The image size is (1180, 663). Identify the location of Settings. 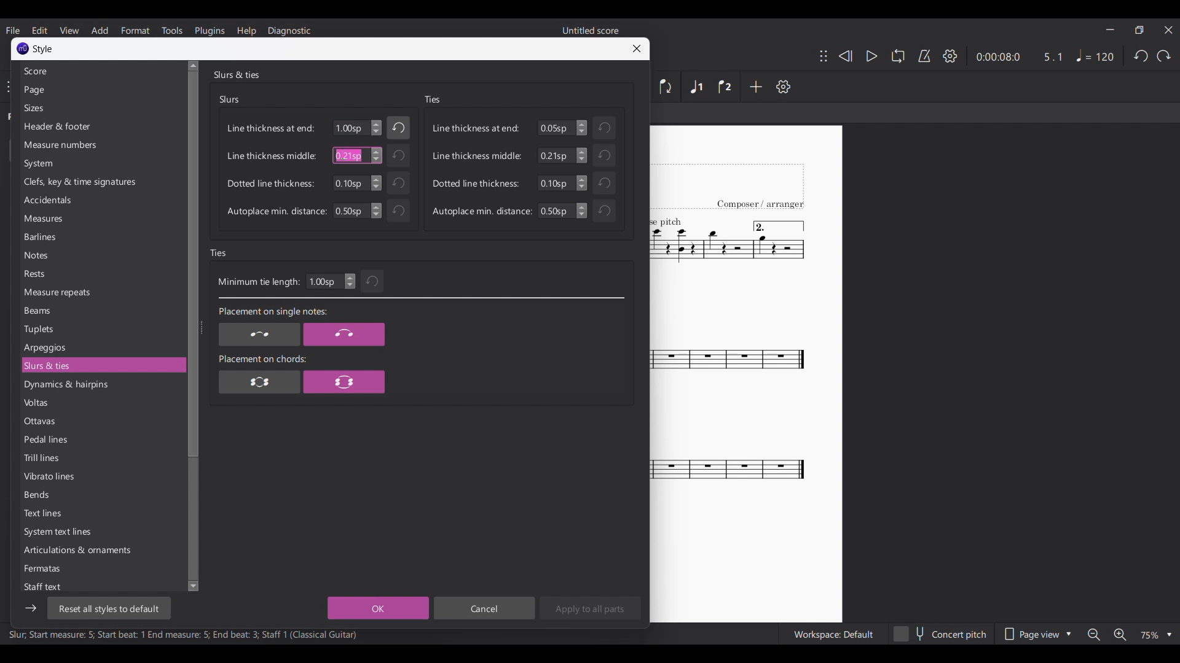
(950, 56).